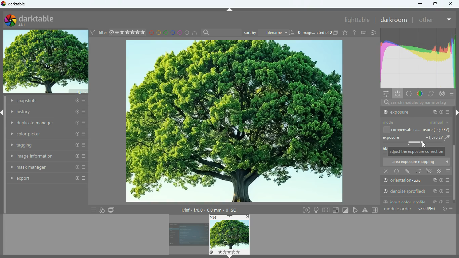 The height and width of the screenshot is (258, 459). What do you see at coordinates (420, 4) in the screenshot?
I see `minimize` at bounding box center [420, 4].